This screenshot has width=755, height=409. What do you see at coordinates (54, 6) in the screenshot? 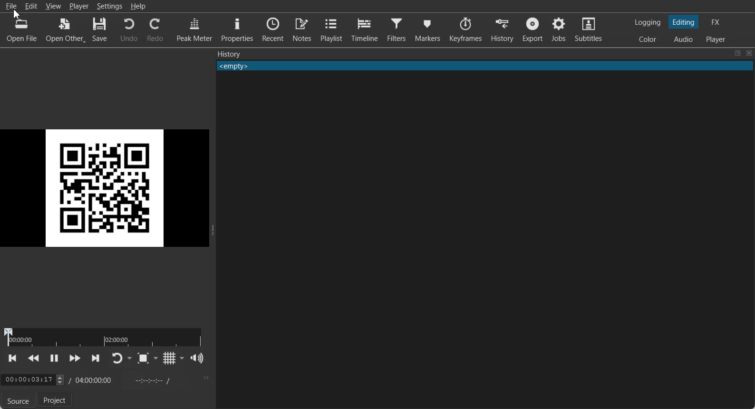
I see `View` at bounding box center [54, 6].